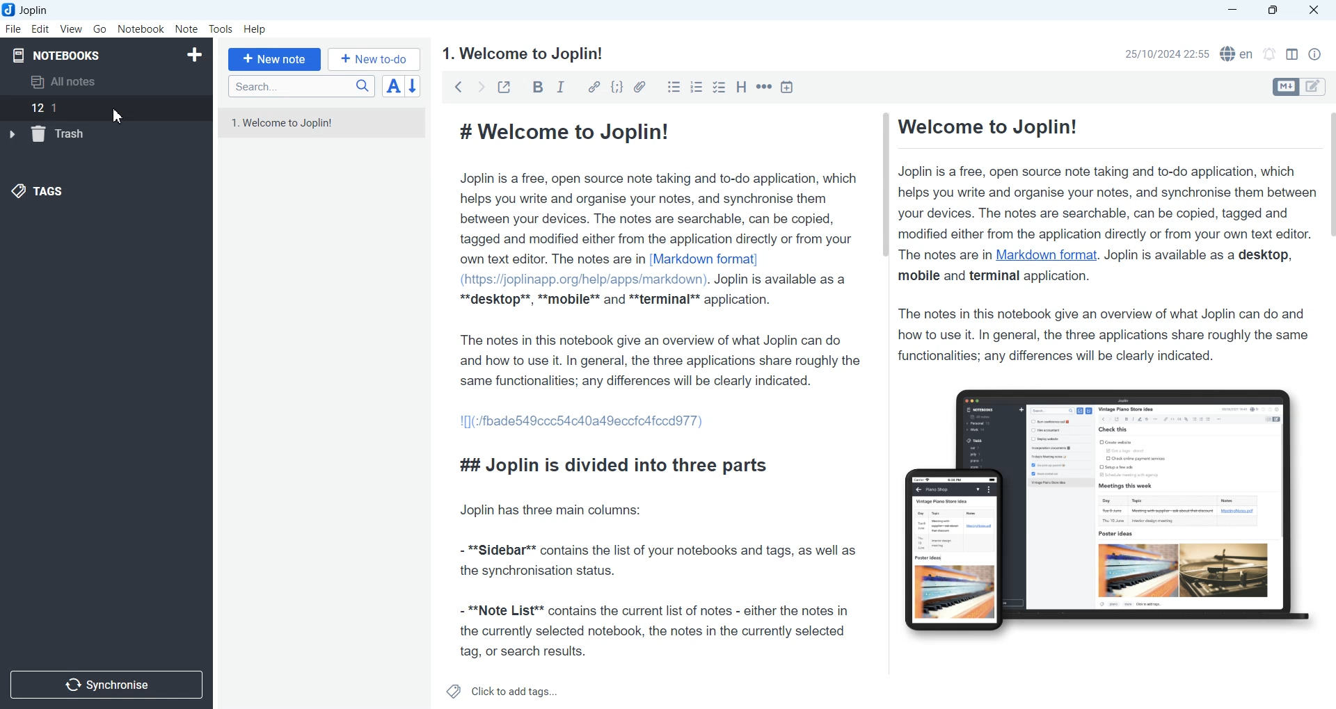 The height and width of the screenshot is (709, 1336). I want to click on Numbered list, so click(696, 87).